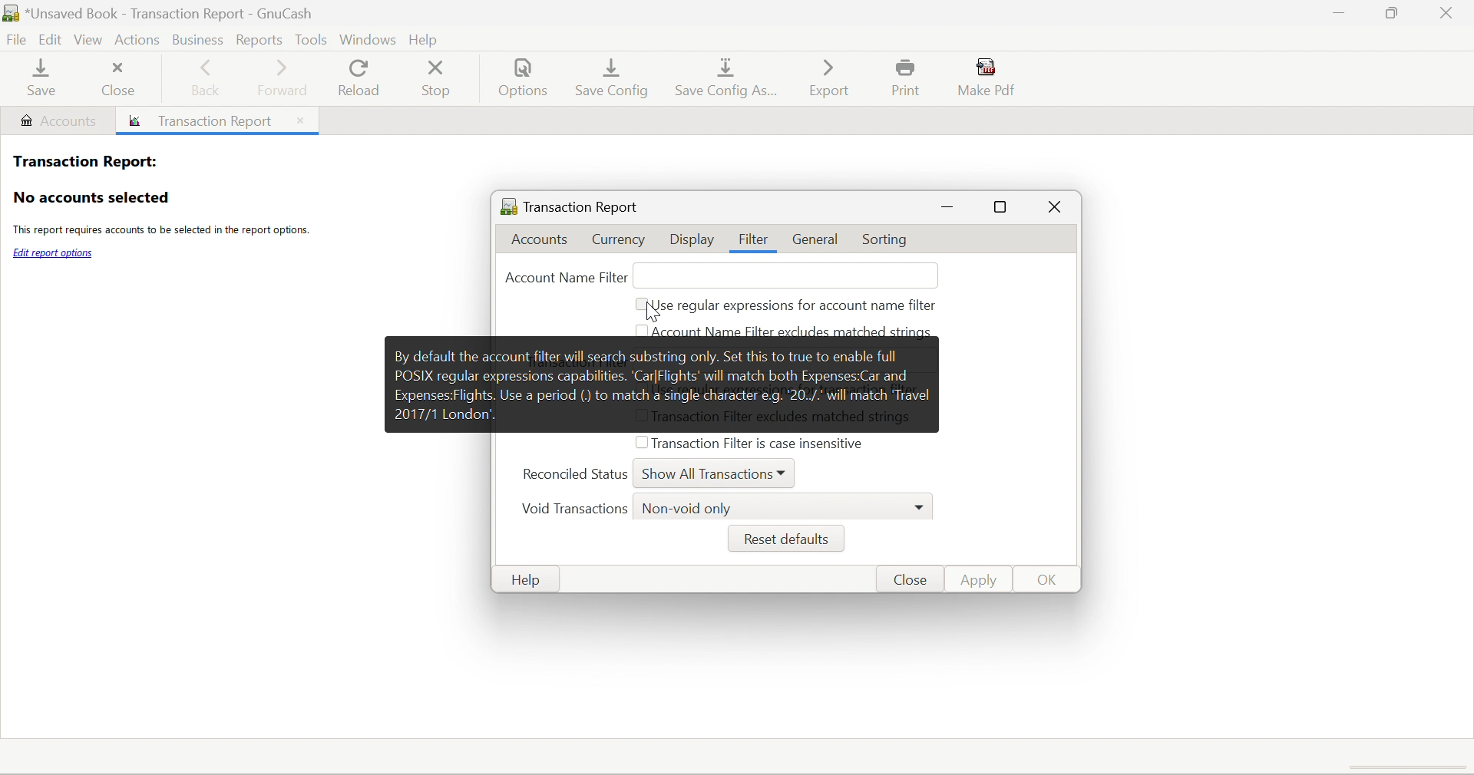  Describe the element at coordinates (261, 39) in the screenshot. I see `Reports` at that location.